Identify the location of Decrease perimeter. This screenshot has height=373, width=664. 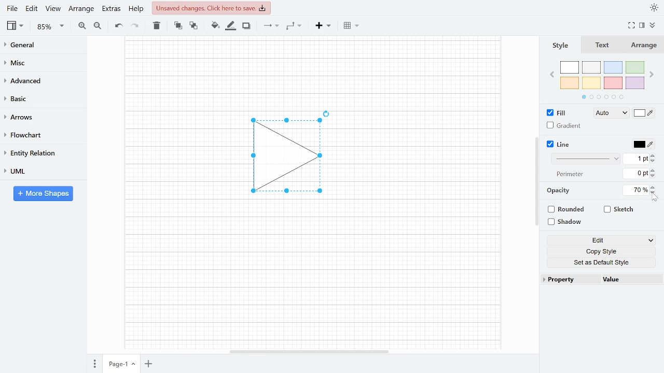
(654, 177).